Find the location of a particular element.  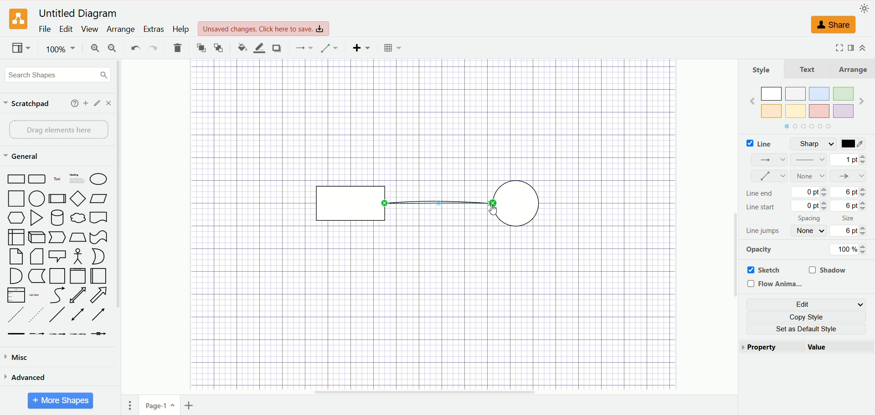

Cylinder is located at coordinates (58, 218).